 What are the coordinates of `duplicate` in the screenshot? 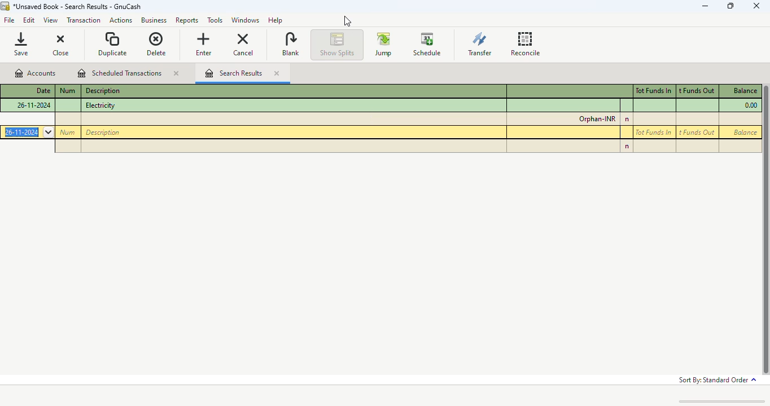 It's located at (113, 44).